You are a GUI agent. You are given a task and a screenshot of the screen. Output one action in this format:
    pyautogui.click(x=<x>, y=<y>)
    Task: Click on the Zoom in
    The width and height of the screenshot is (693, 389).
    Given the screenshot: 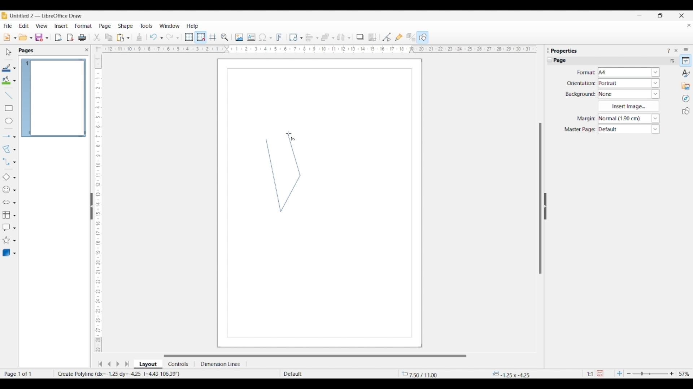 What is the action you would take?
    pyautogui.click(x=672, y=374)
    